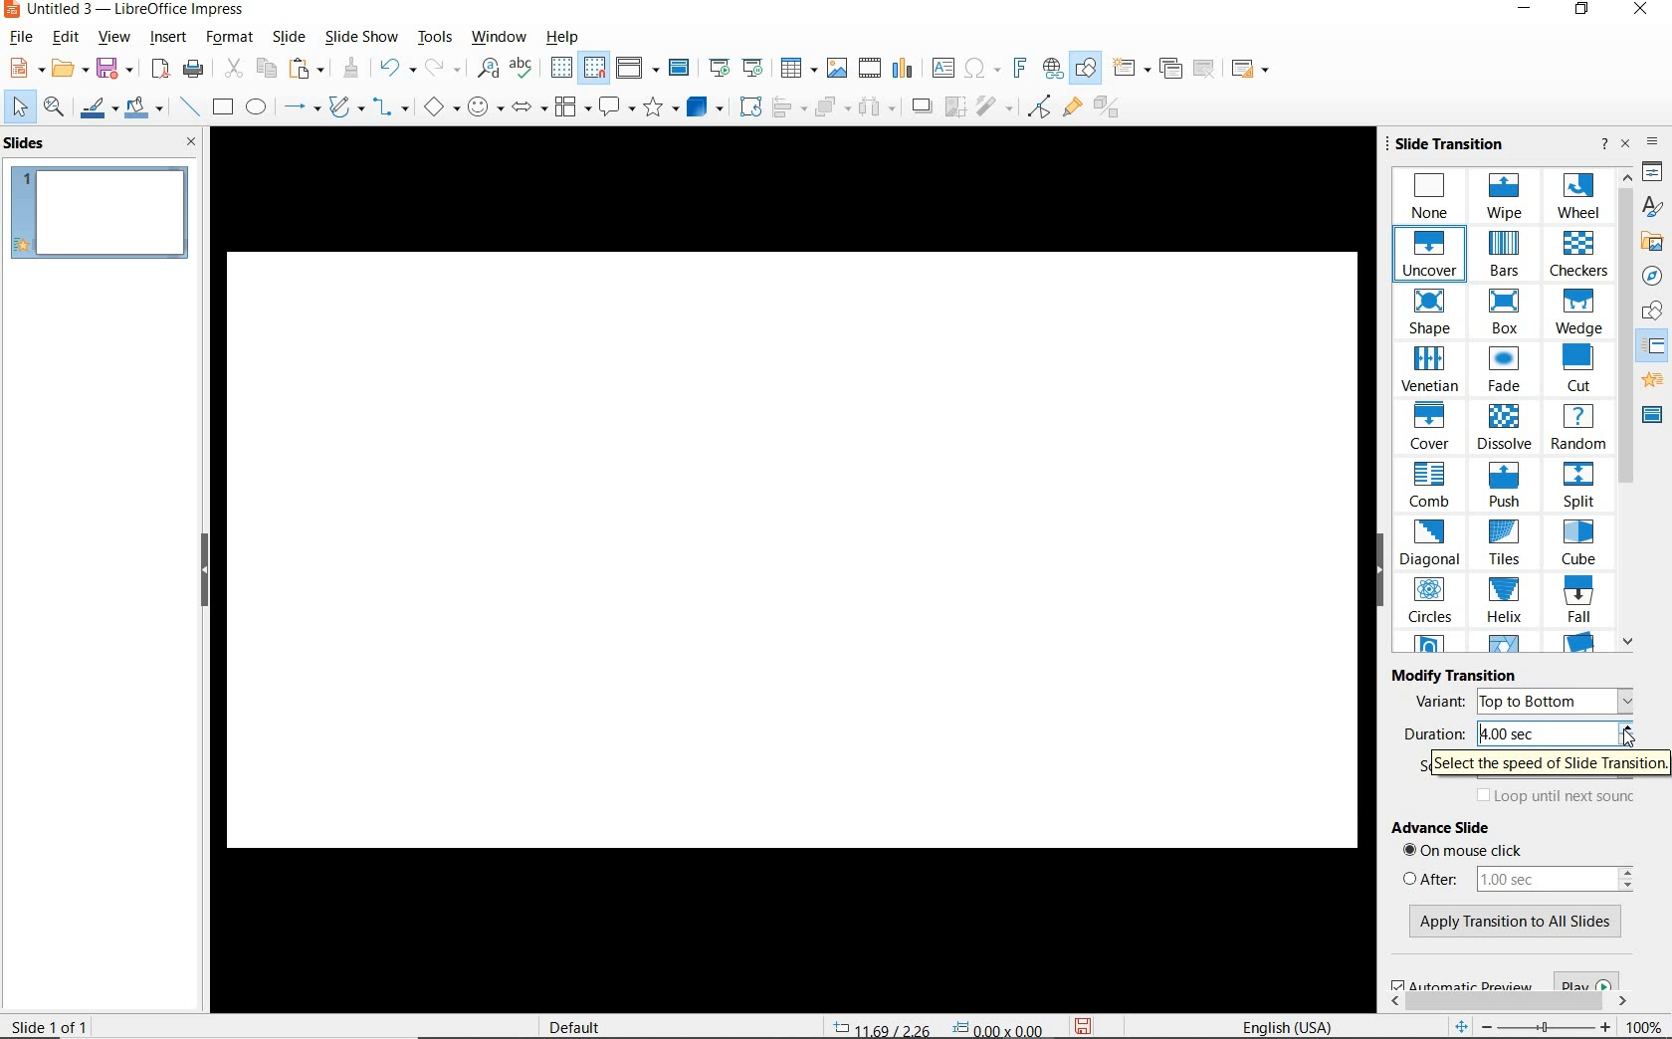 The width and height of the screenshot is (1672, 1039). Describe the element at coordinates (1579, 197) in the screenshot. I see `WHEEL` at that location.